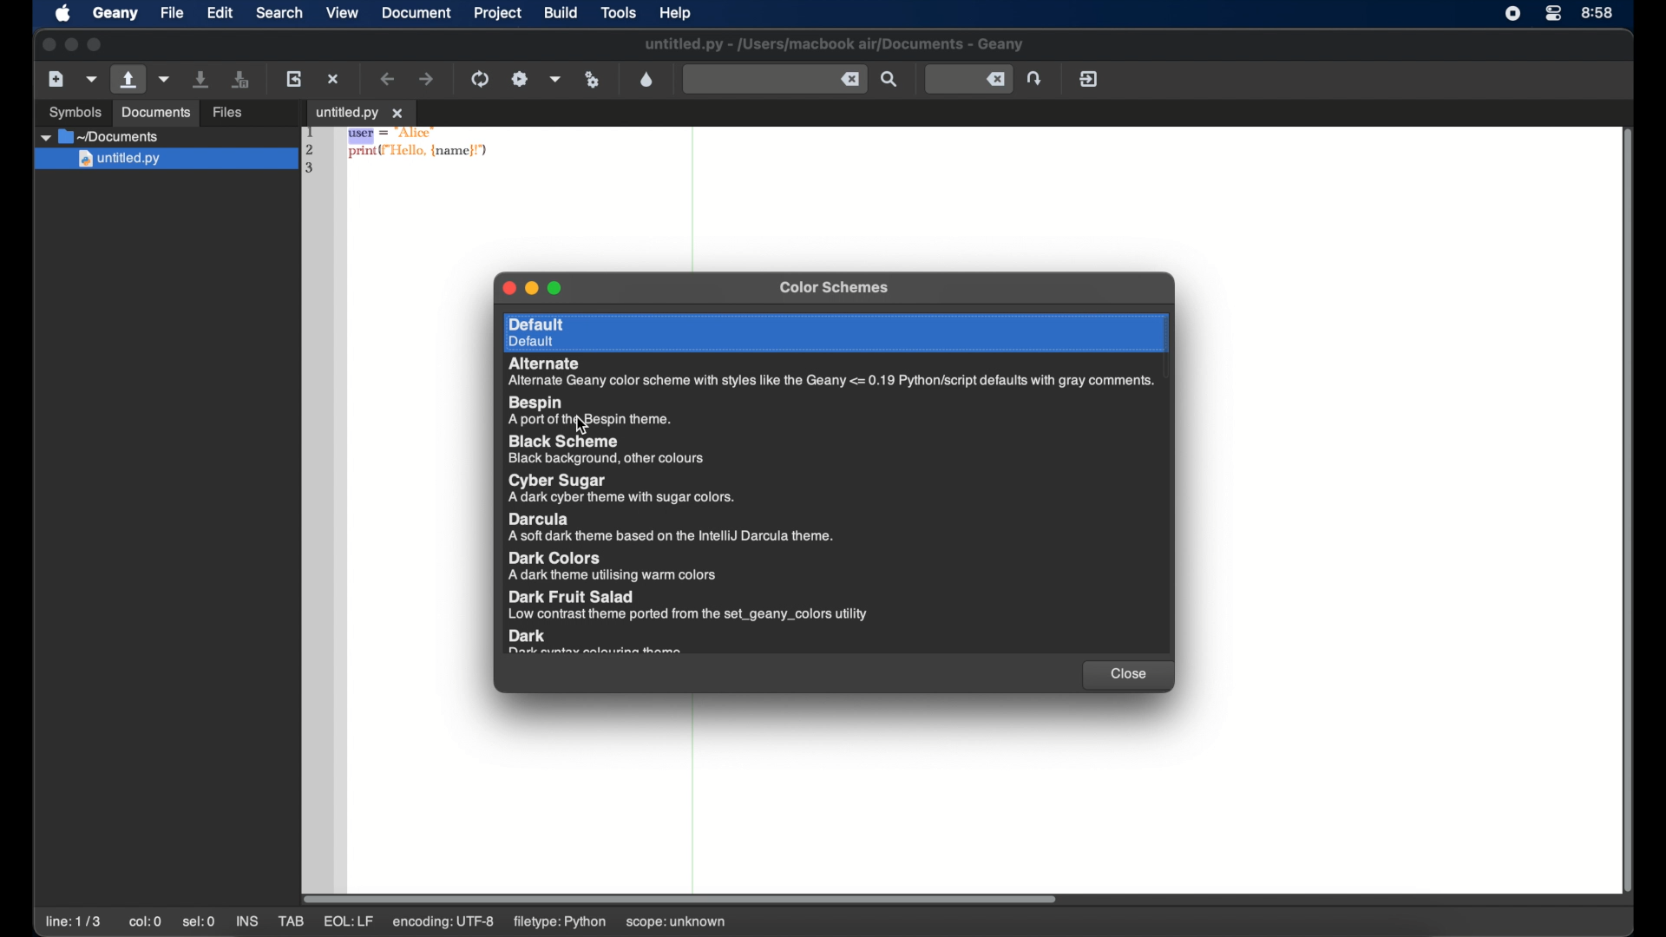 This screenshot has height=937, width=1666. Describe the element at coordinates (95, 45) in the screenshot. I see `maximize` at that location.